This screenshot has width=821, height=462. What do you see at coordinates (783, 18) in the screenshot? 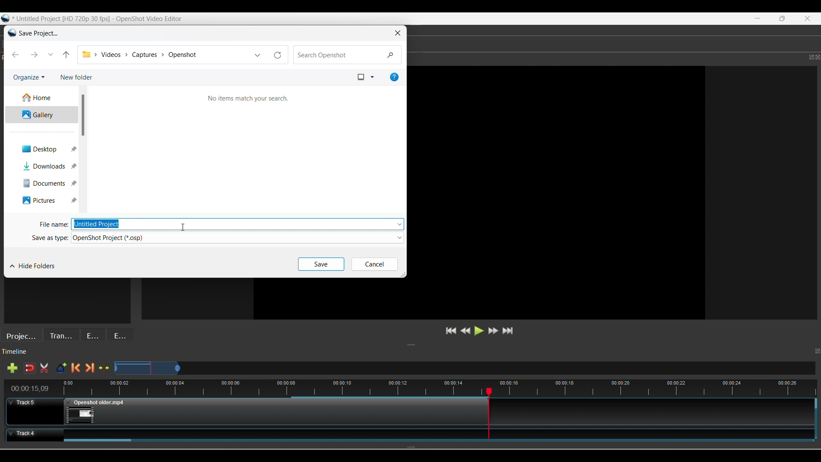
I see `maximize` at bounding box center [783, 18].